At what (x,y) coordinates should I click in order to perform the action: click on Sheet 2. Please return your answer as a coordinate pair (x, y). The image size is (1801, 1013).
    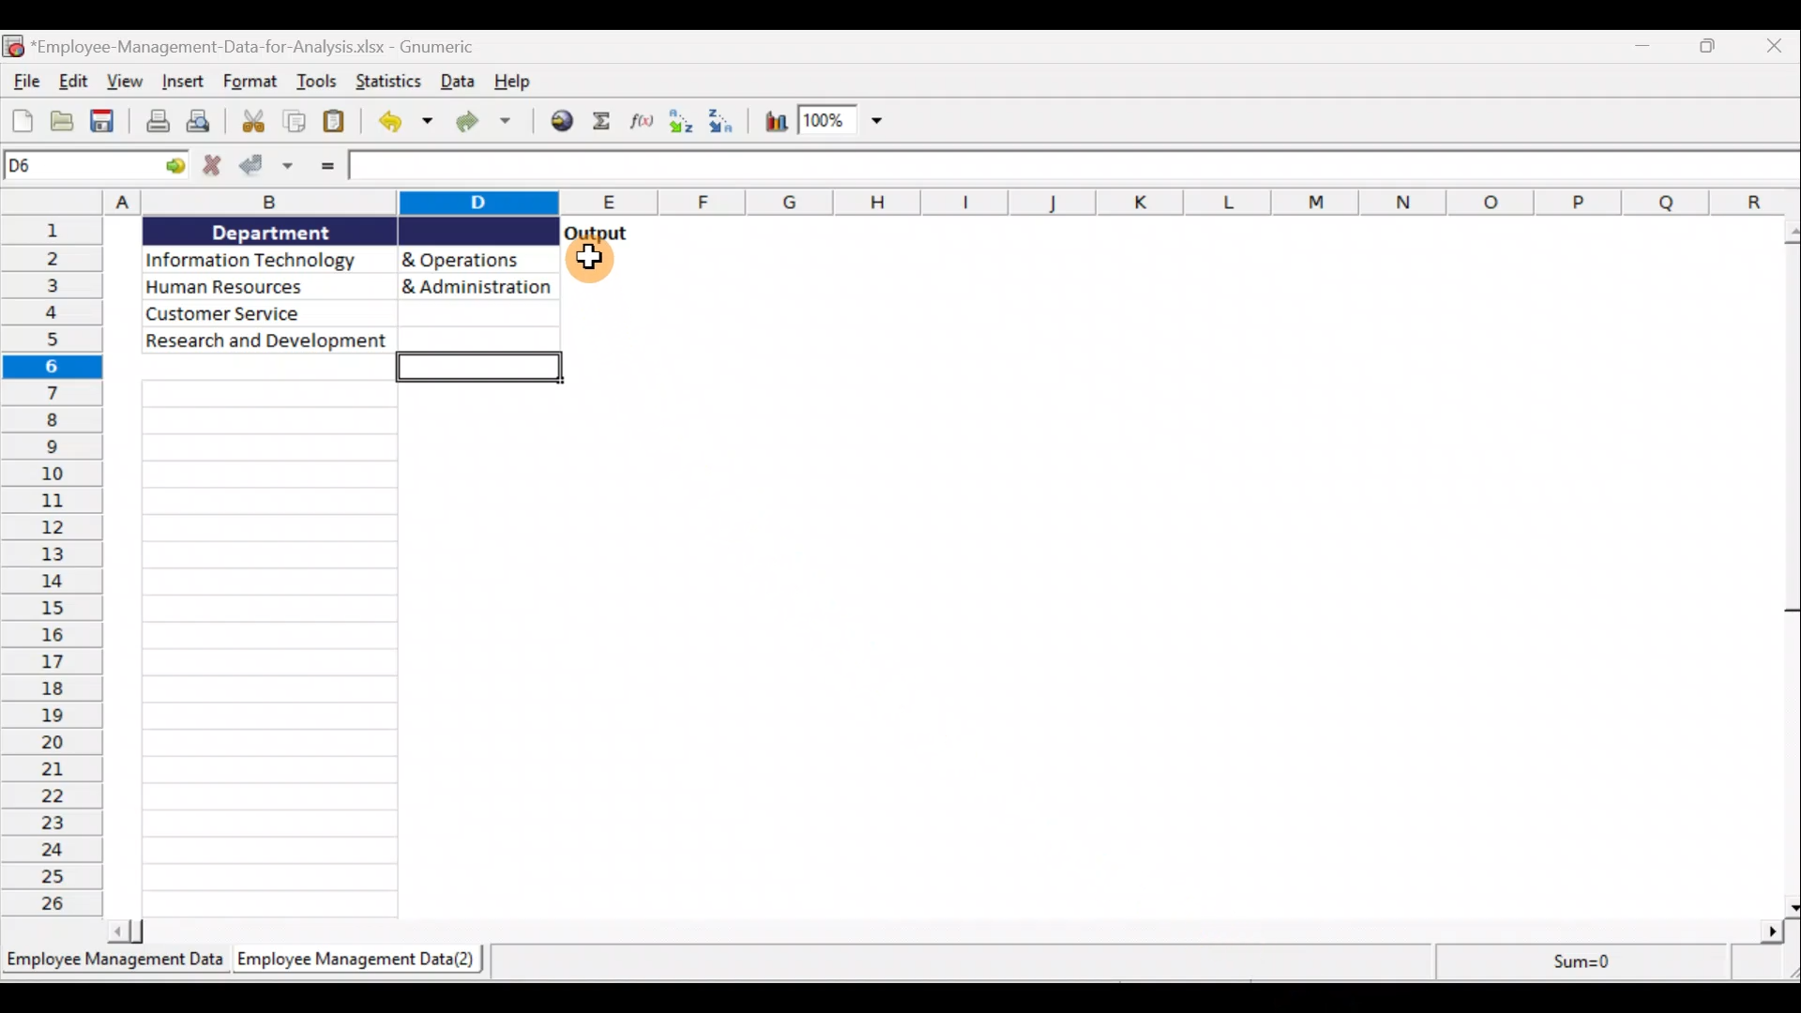
    Looking at the image, I should click on (363, 961).